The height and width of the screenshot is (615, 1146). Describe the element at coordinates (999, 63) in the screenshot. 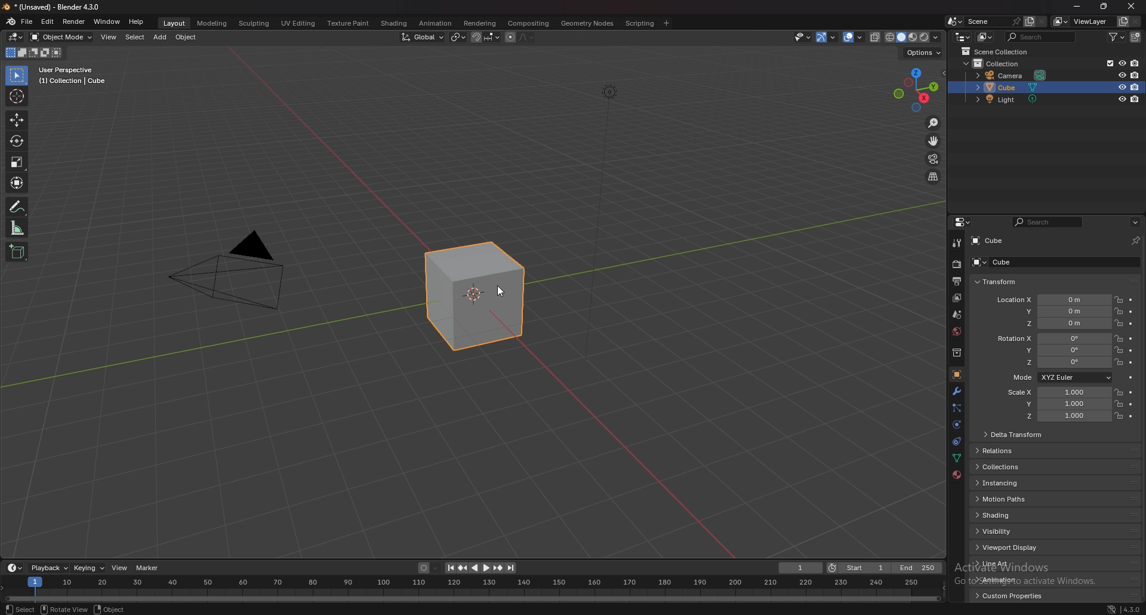

I see `collection` at that location.